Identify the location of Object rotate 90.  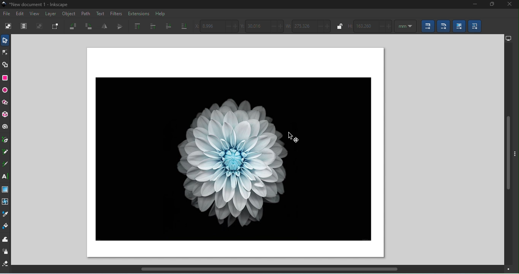
(89, 27).